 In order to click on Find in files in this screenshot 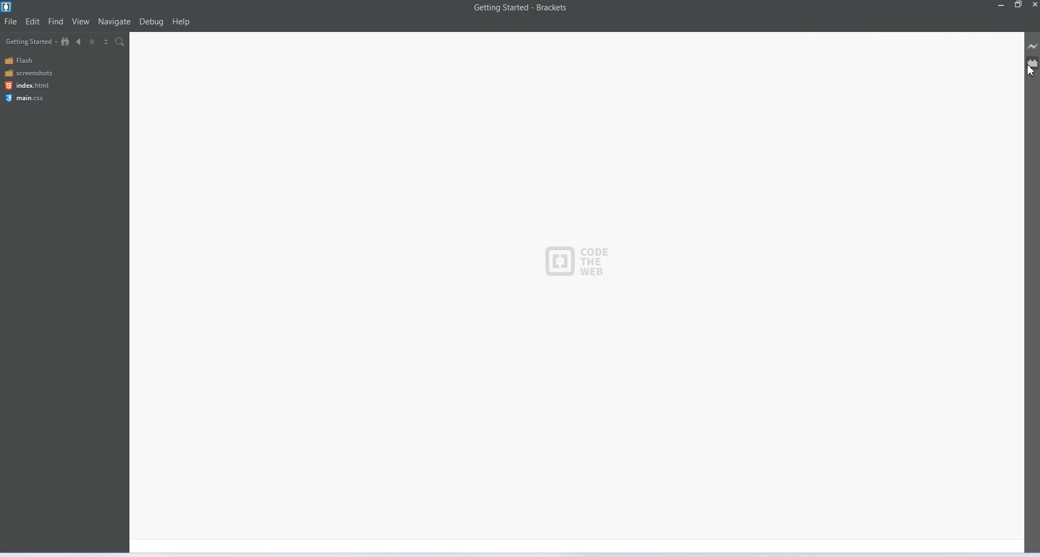, I will do `click(120, 42)`.